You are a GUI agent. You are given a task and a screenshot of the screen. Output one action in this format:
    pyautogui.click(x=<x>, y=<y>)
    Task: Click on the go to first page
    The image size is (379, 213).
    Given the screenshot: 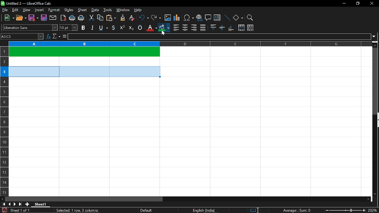 What is the action you would take?
    pyautogui.click(x=3, y=204)
    